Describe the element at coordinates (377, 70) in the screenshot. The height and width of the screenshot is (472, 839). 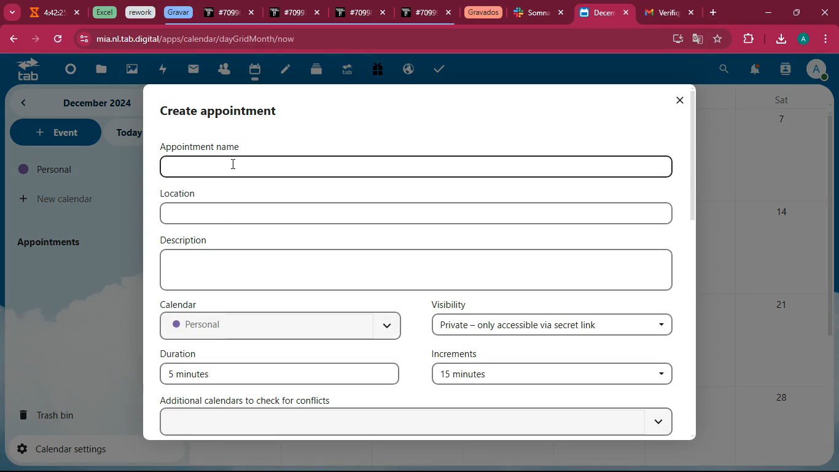
I see `gift` at that location.